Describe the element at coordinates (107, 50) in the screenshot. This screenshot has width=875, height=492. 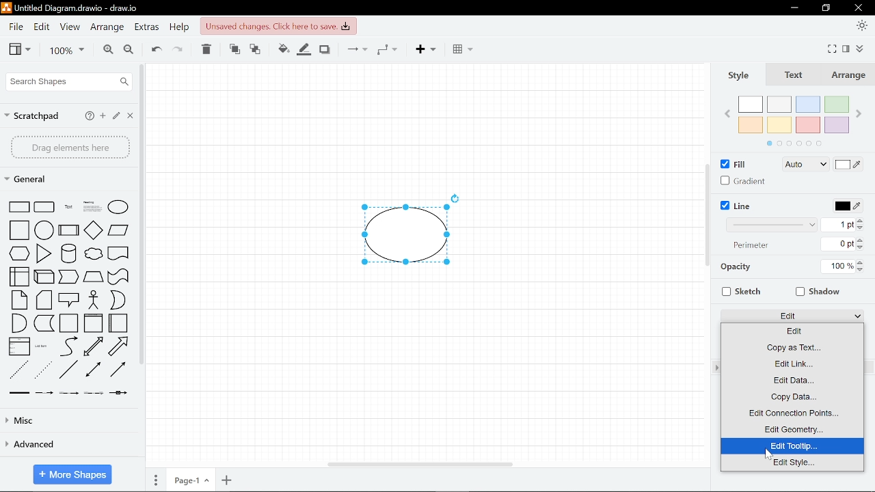
I see `Zoom in` at that location.